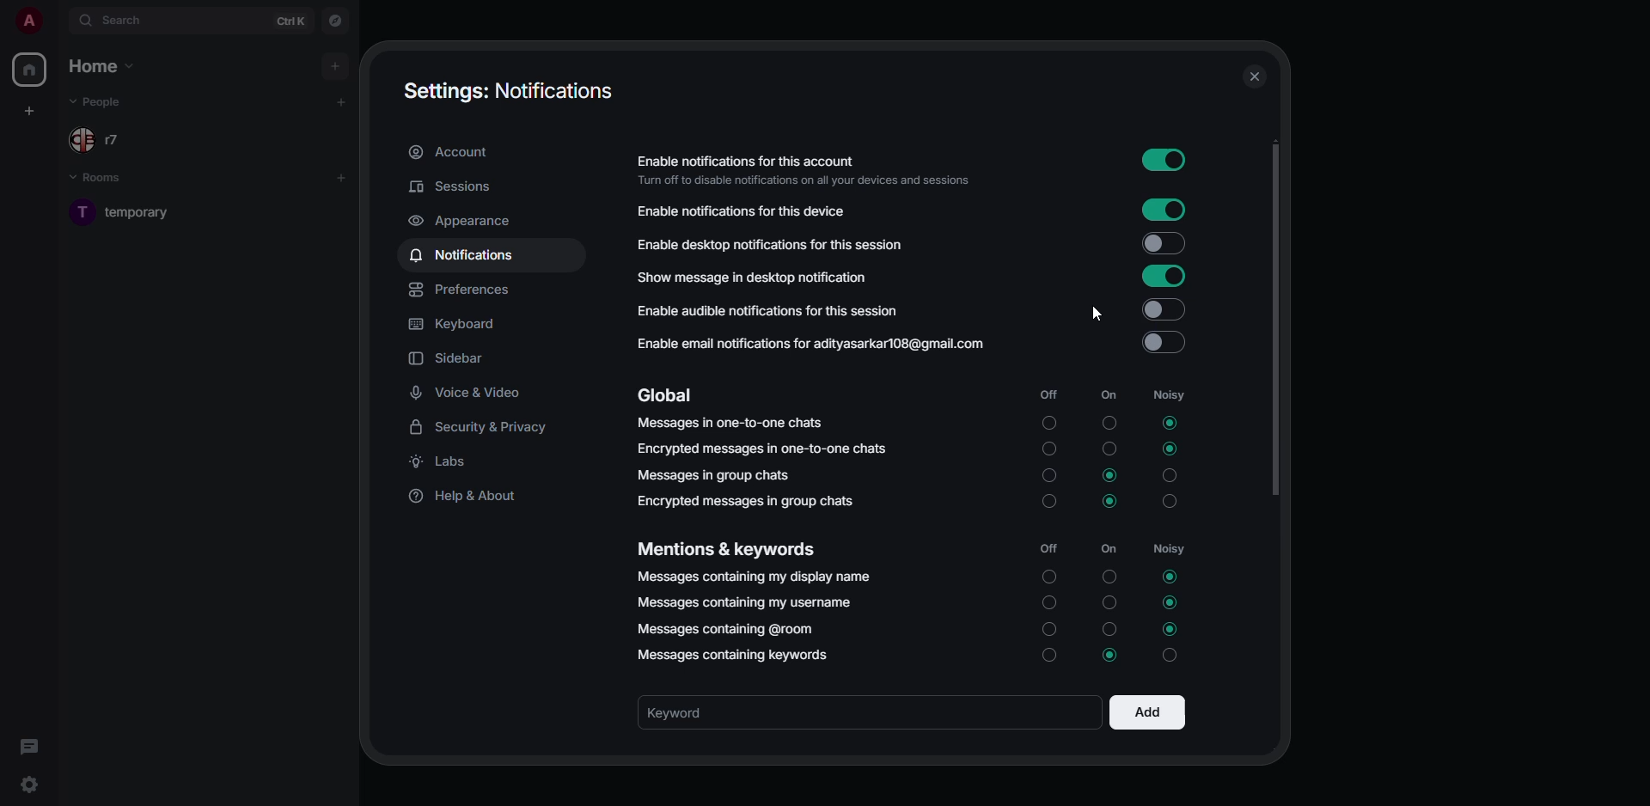  I want to click on create space, so click(33, 107).